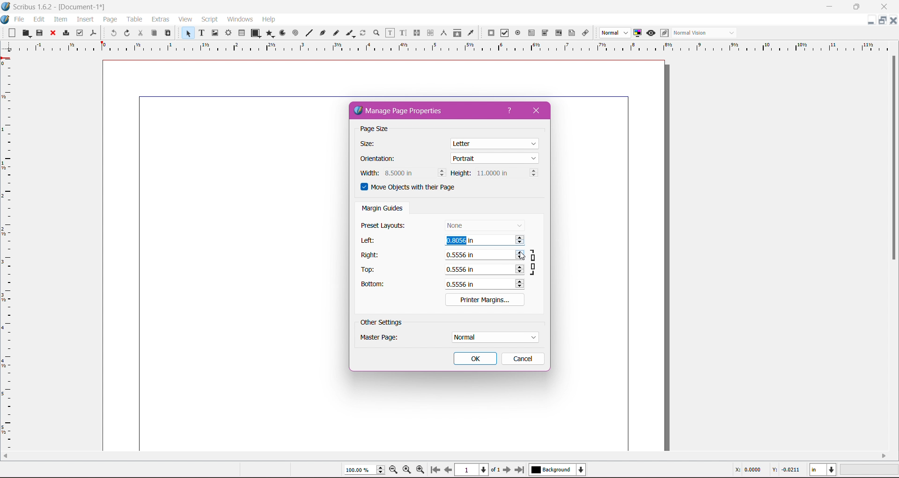  I want to click on Insert, so click(85, 20).